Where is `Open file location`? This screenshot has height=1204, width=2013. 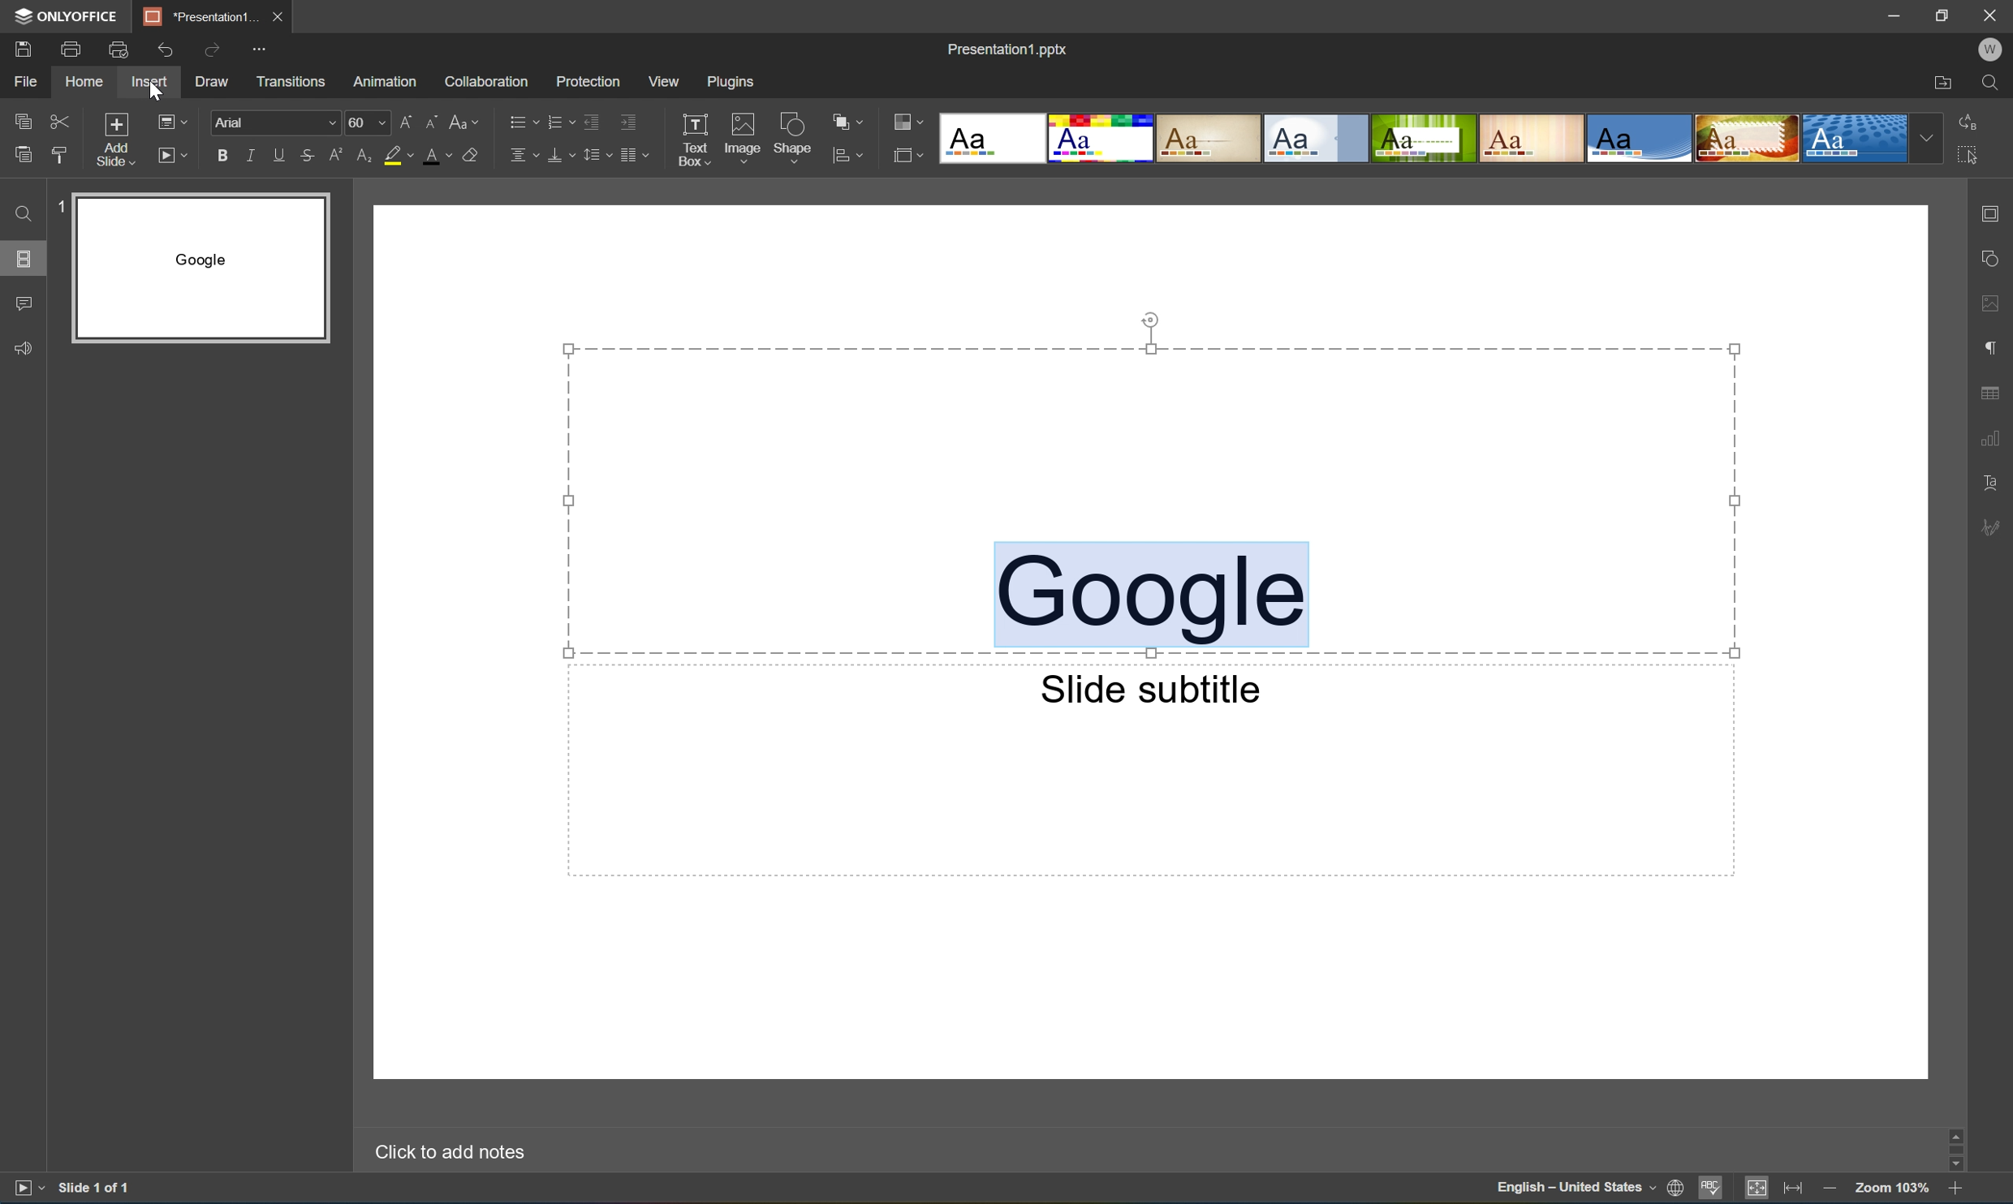 Open file location is located at coordinates (1942, 84).